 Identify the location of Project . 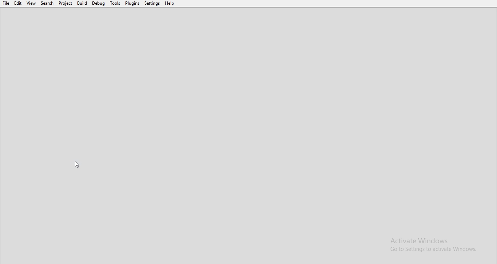
(66, 3).